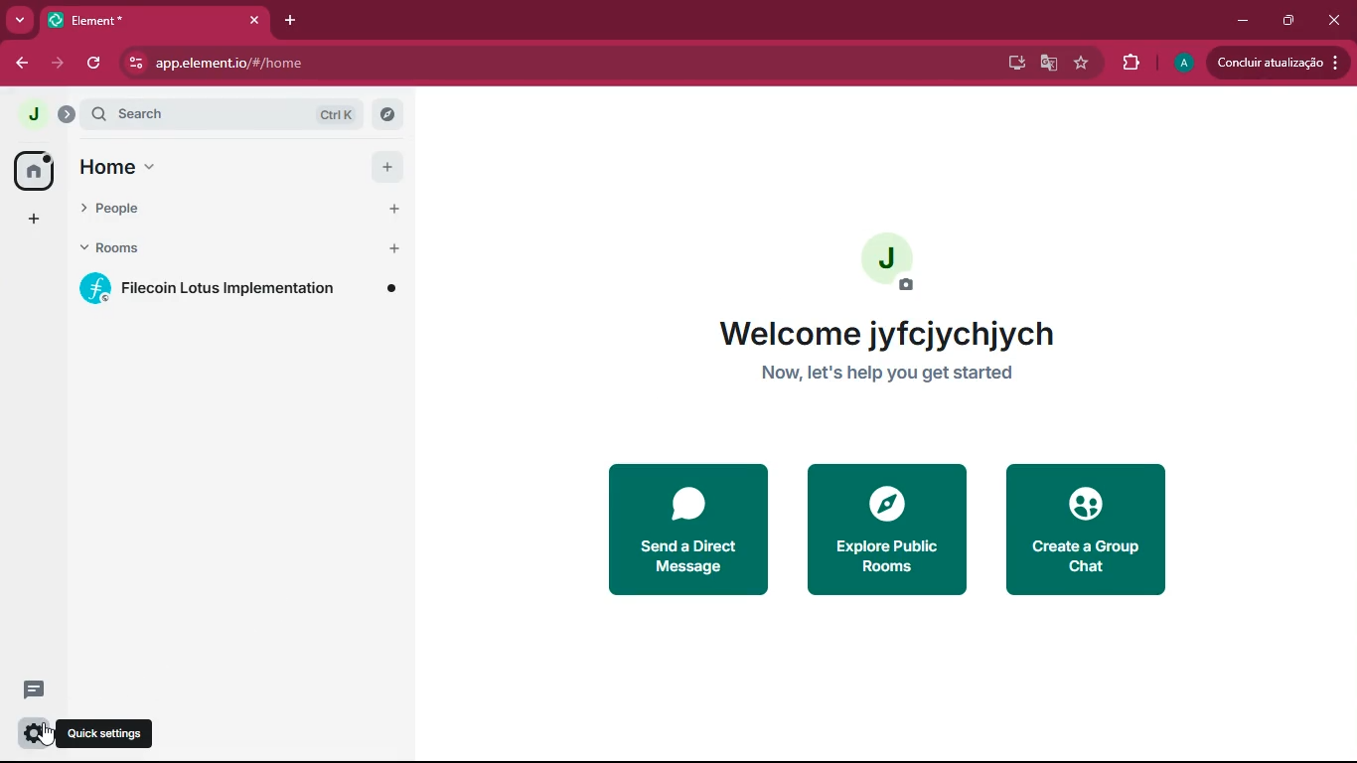 The width and height of the screenshot is (1357, 763). Describe the element at coordinates (56, 64) in the screenshot. I see `forward` at that location.